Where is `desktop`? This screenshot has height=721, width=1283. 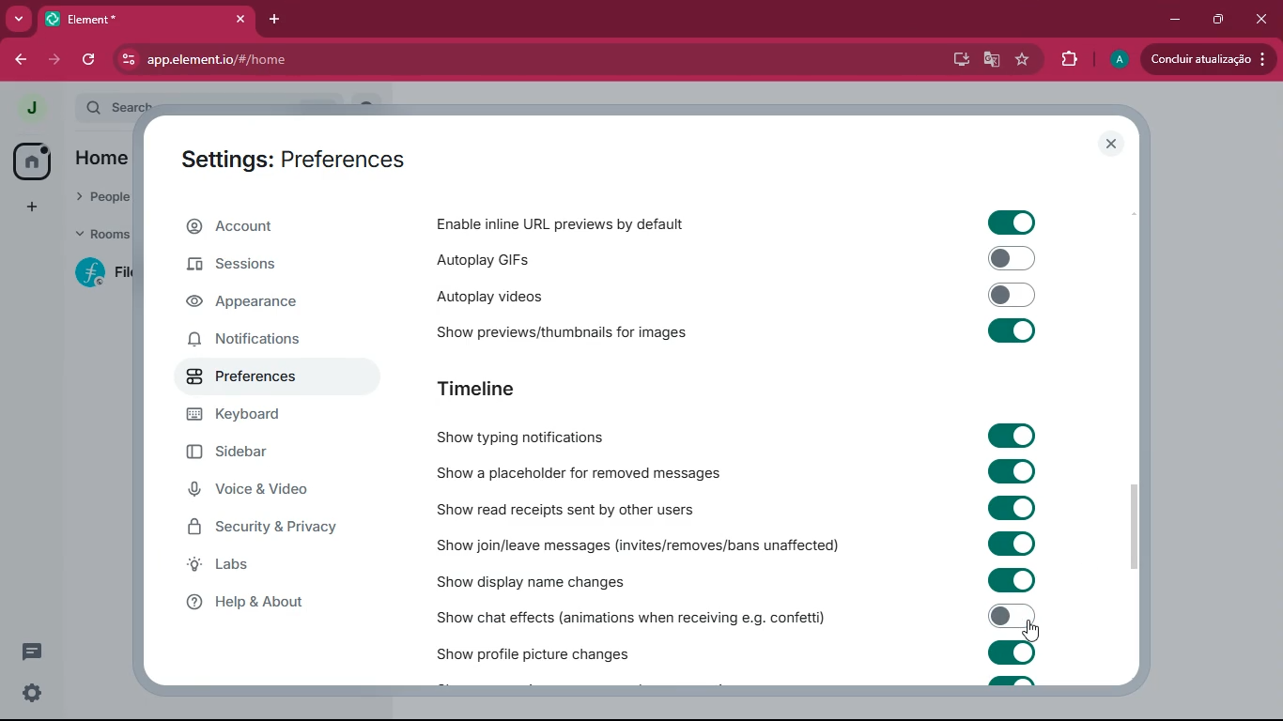 desktop is located at coordinates (956, 60).